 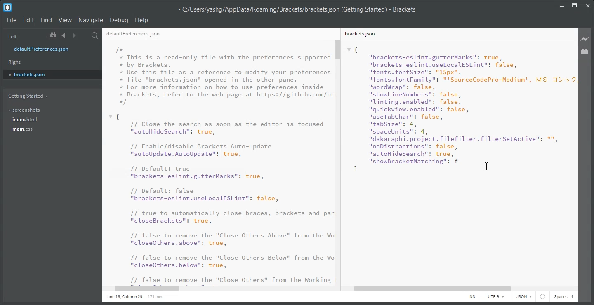 What do you see at coordinates (64, 35) in the screenshot?
I see `Navigate Backward` at bounding box center [64, 35].